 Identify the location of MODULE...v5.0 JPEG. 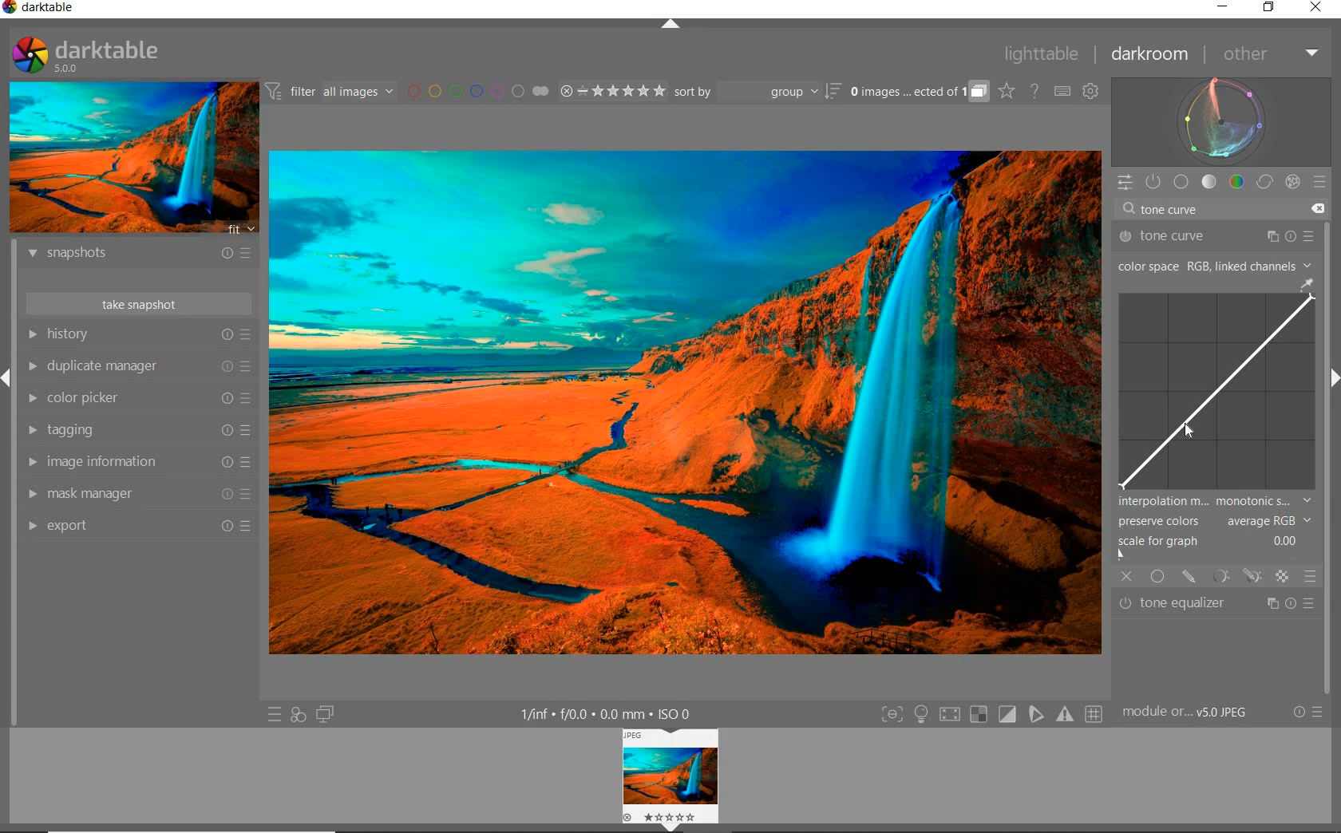
(1189, 713).